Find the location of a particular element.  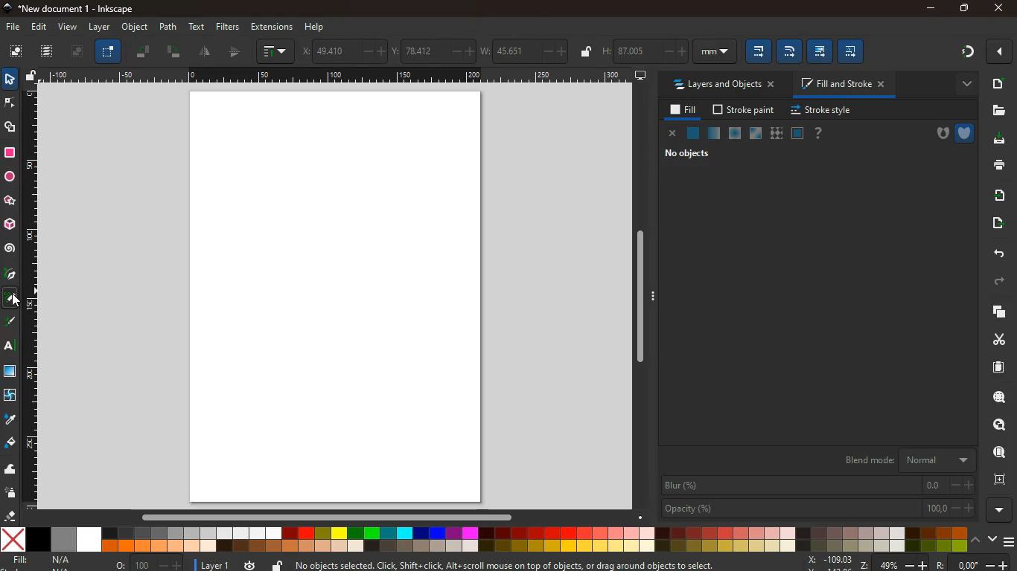

text is located at coordinates (198, 28).